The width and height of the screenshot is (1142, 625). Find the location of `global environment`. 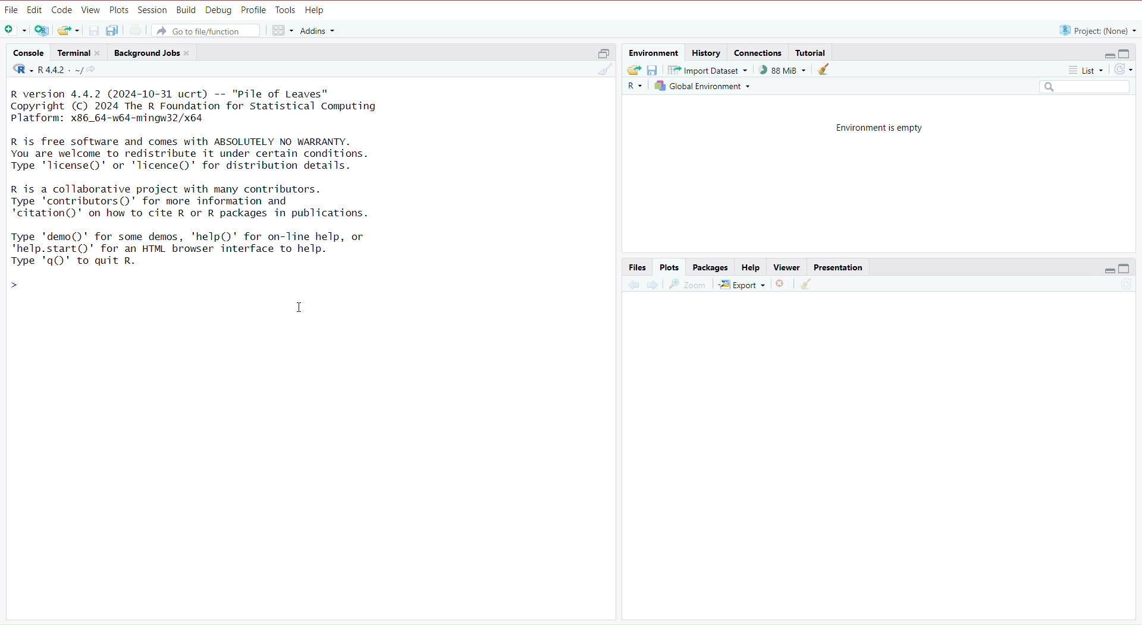

global environment is located at coordinates (702, 86).